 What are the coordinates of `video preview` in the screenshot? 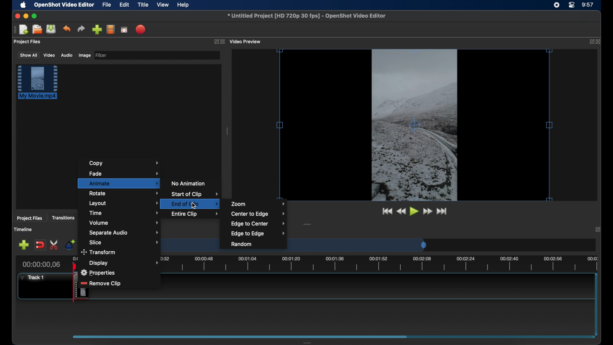 It's located at (415, 126).